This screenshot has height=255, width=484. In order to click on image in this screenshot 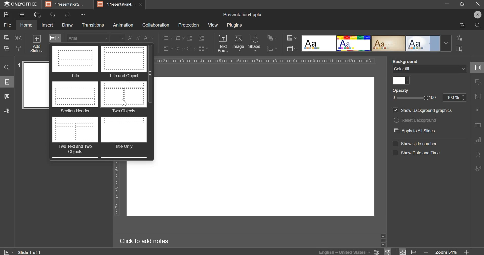, I will do `click(238, 44)`.